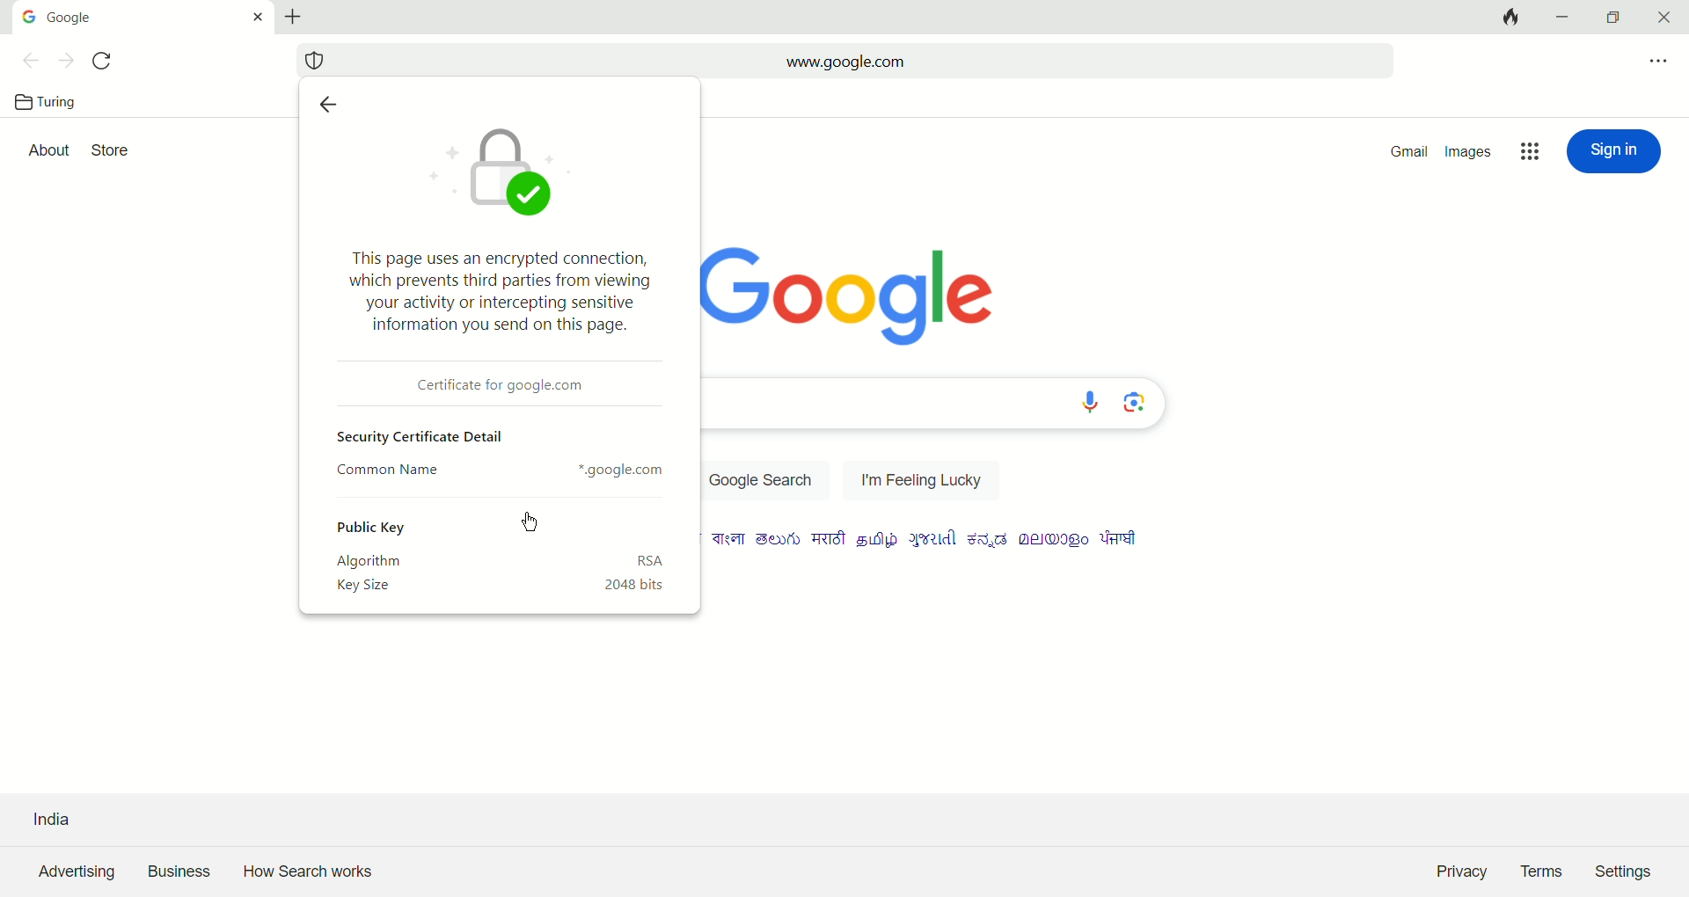 This screenshot has height=897, width=1689. What do you see at coordinates (499, 587) in the screenshot?
I see `key size 2048 bits` at bounding box center [499, 587].